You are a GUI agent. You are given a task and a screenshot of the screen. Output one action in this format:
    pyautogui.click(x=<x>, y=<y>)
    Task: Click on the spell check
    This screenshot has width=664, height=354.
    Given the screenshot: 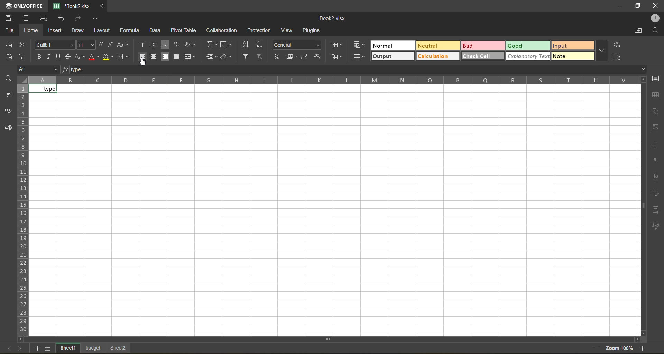 What is the action you would take?
    pyautogui.click(x=8, y=113)
    